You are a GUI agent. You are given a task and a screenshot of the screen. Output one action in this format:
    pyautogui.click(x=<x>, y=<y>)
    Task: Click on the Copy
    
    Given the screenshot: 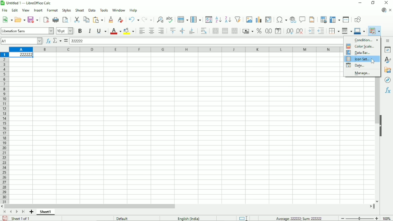 What is the action you would take?
    pyautogui.click(x=86, y=19)
    